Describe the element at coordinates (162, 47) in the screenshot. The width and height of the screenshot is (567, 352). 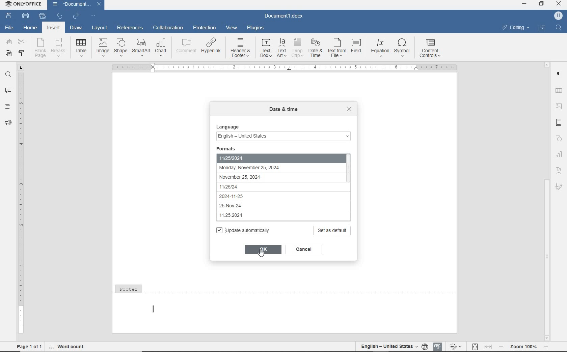
I see `chart` at that location.